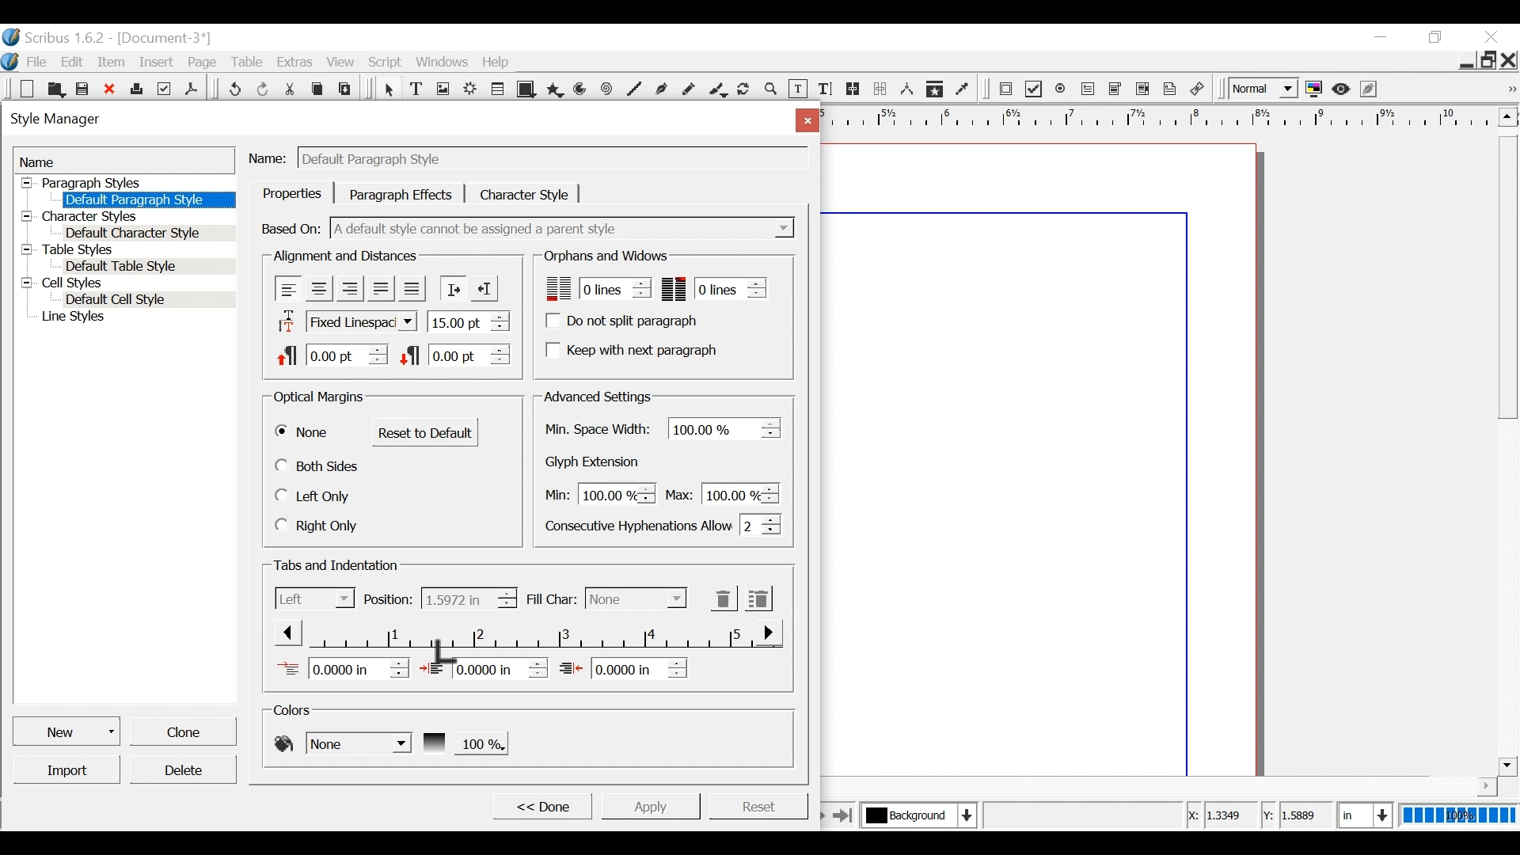 This screenshot has width=1520, height=855. I want to click on undo, so click(234, 87).